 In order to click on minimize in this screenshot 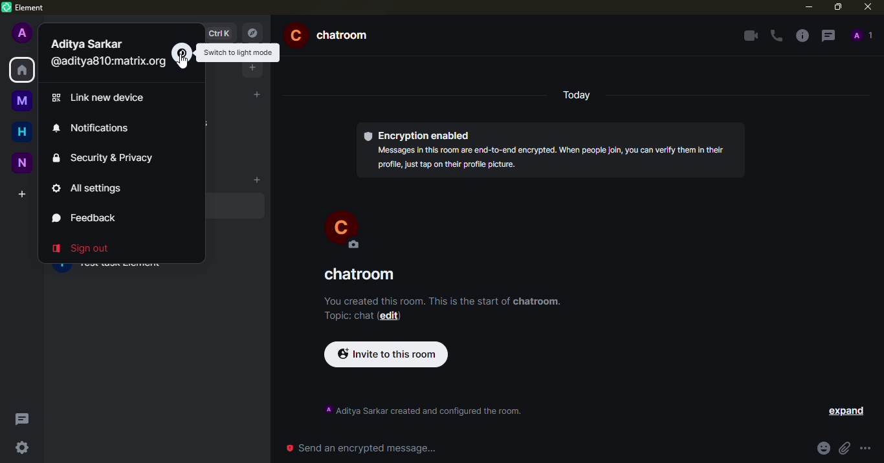, I will do `click(805, 6)`.